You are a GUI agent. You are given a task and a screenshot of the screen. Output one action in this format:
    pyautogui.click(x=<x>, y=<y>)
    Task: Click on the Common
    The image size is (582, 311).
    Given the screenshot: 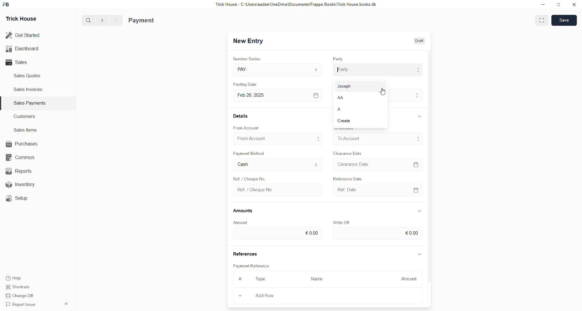 What is the action you would take?
    pyautogui.click(x=23, y=158)
    